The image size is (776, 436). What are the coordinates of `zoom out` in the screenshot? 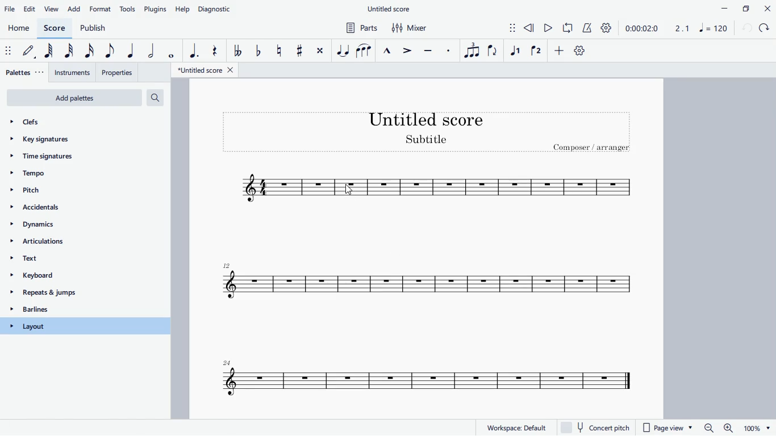 It's located at (708, 428).